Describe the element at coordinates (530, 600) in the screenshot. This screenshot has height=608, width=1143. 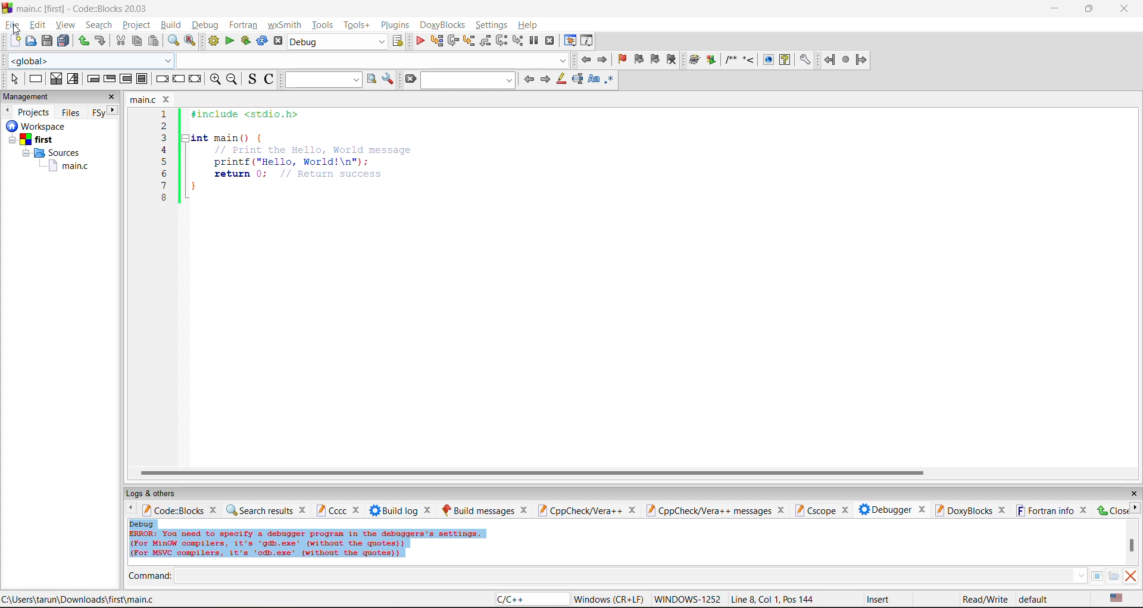
I see `language` at that location.